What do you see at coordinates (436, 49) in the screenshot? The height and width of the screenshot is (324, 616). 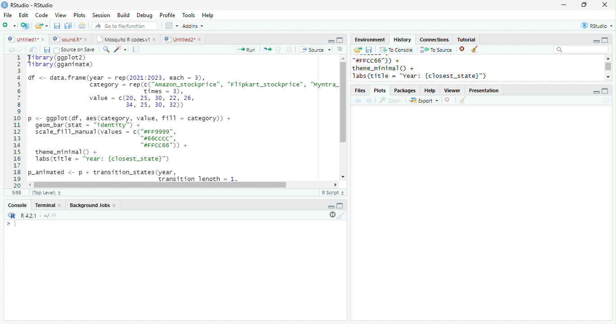 I see `To Source` at bounding box center [436, 49].